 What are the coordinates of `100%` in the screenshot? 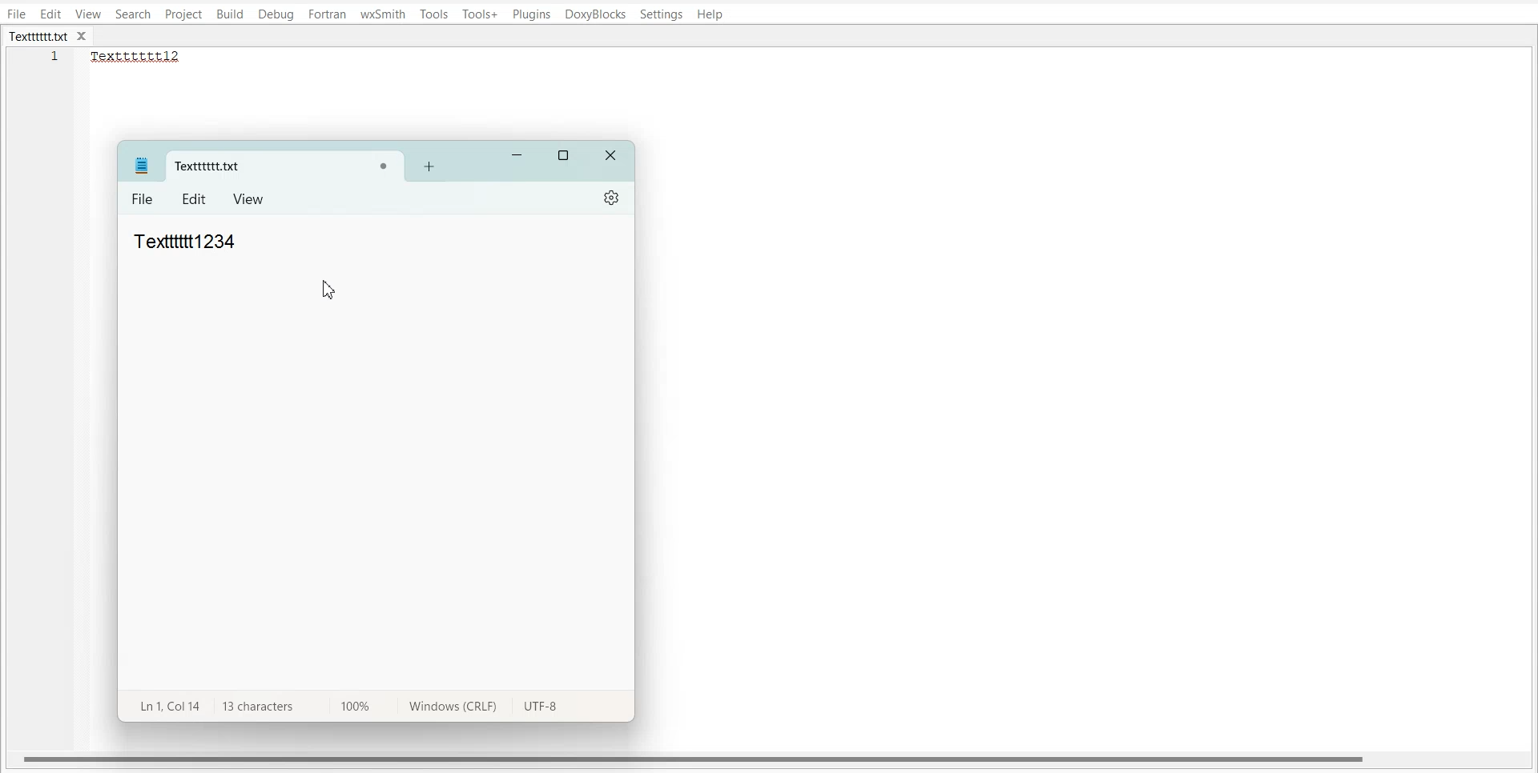 It's located at (351, 705).